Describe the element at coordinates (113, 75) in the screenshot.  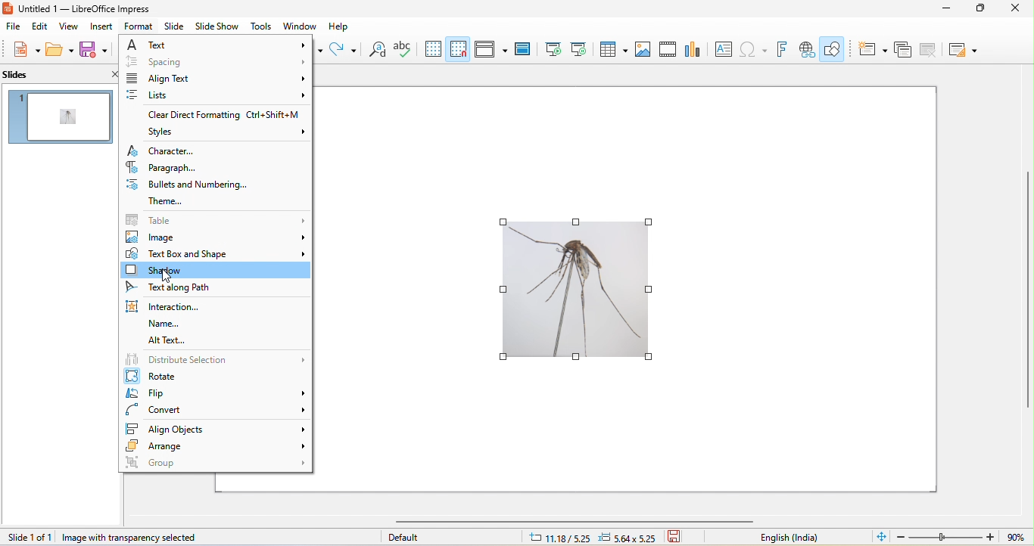
I see `close` at that location.